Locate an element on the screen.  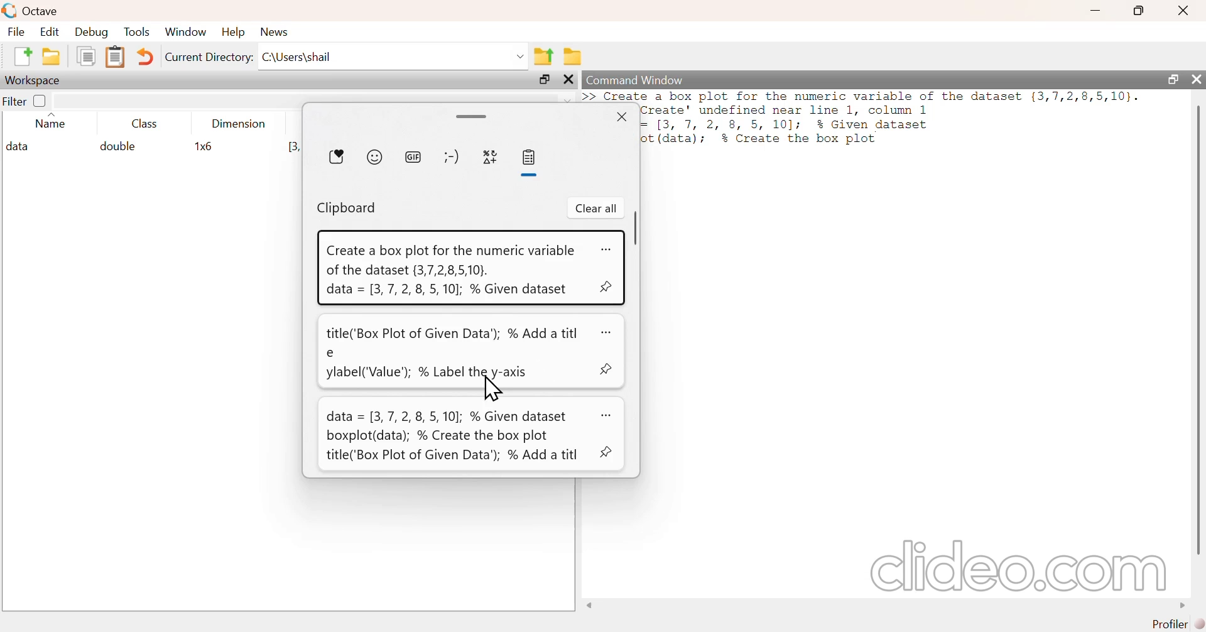
debug is located at coordinates (92, 31).